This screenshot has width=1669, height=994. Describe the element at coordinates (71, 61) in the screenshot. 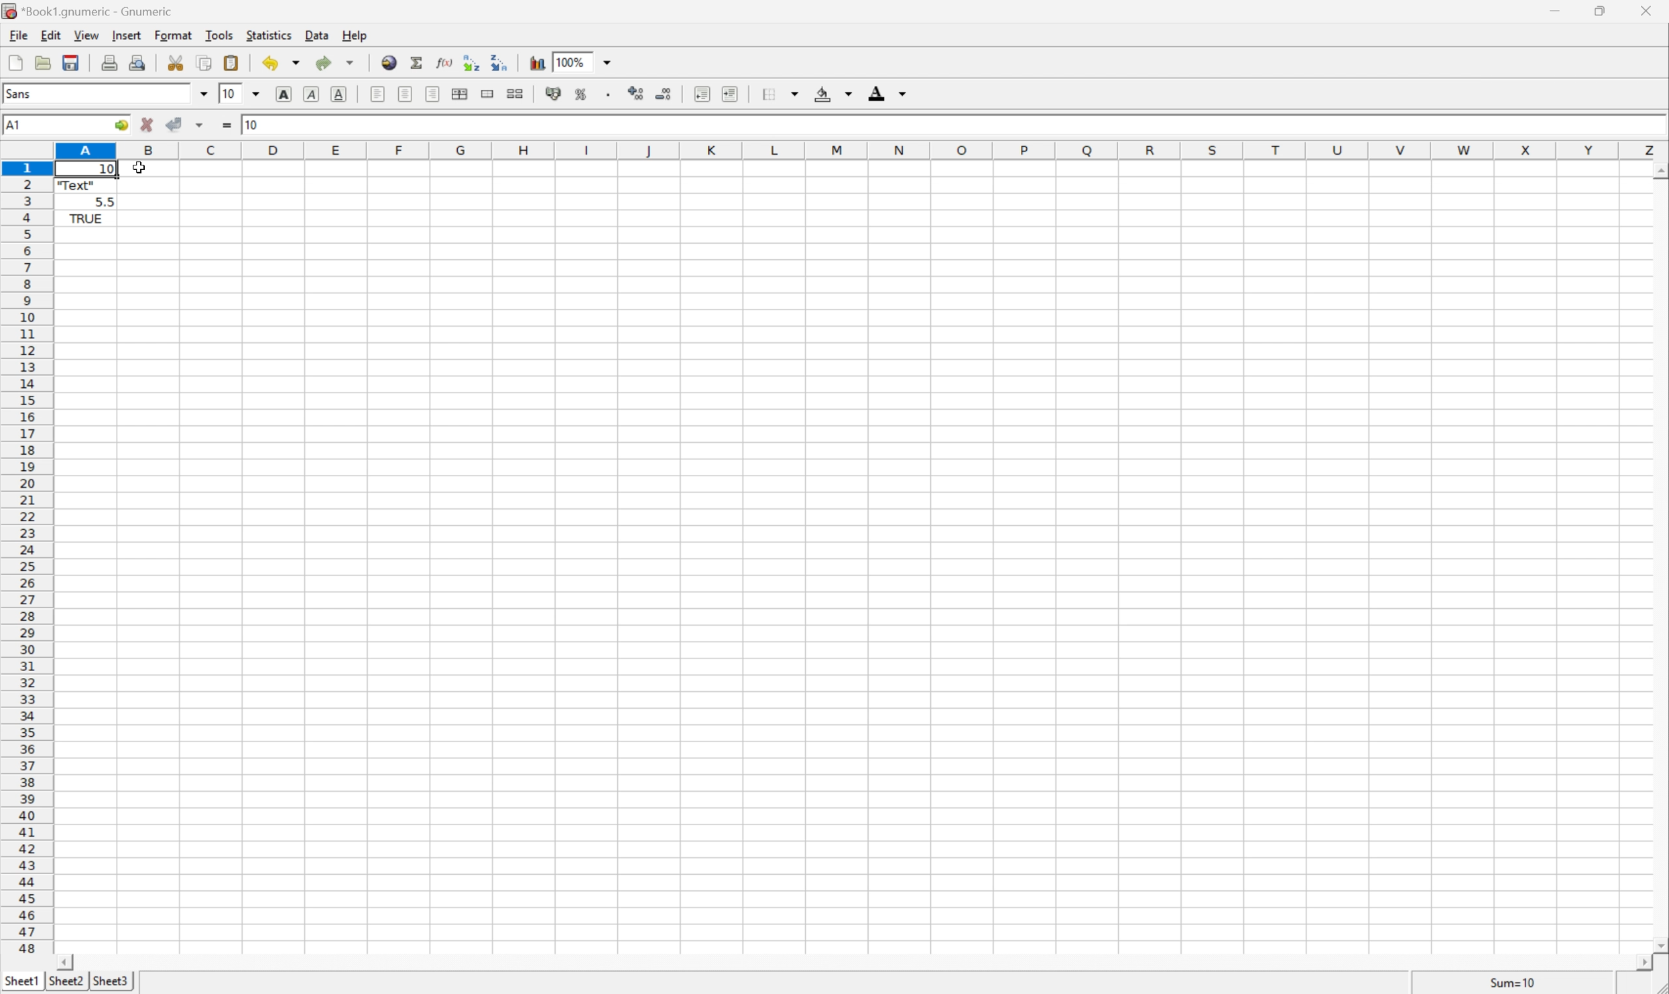

I see `Save current workbook` at that location.